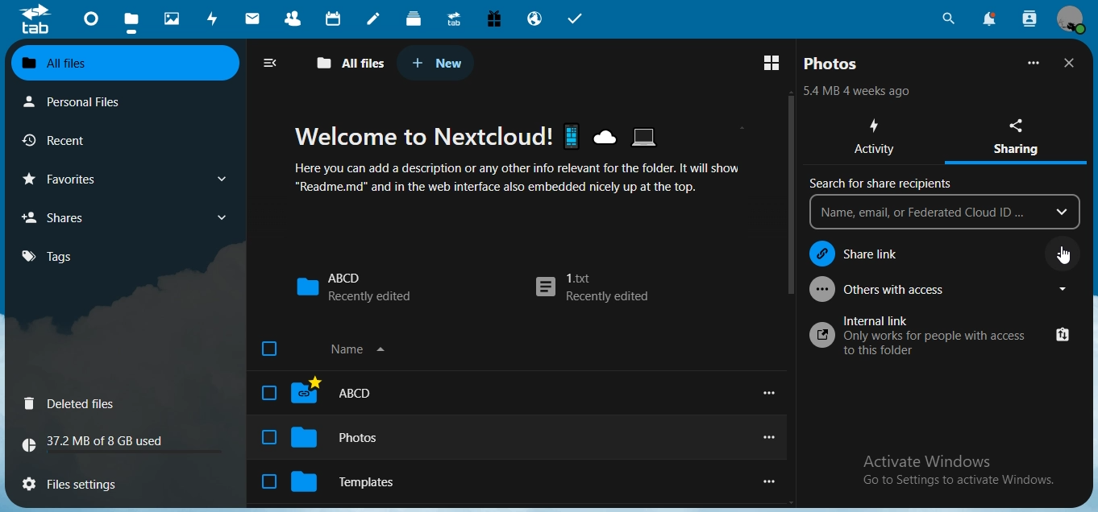 The image size is (1098, 512). I want to click on internal link, so click(940, 335).